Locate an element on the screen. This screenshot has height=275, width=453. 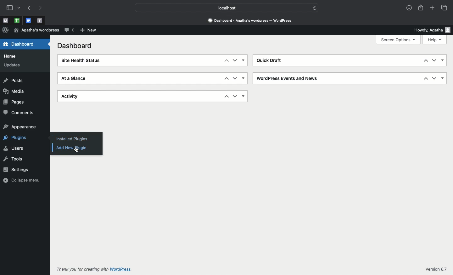
Down is located at coordinates (434, 60).